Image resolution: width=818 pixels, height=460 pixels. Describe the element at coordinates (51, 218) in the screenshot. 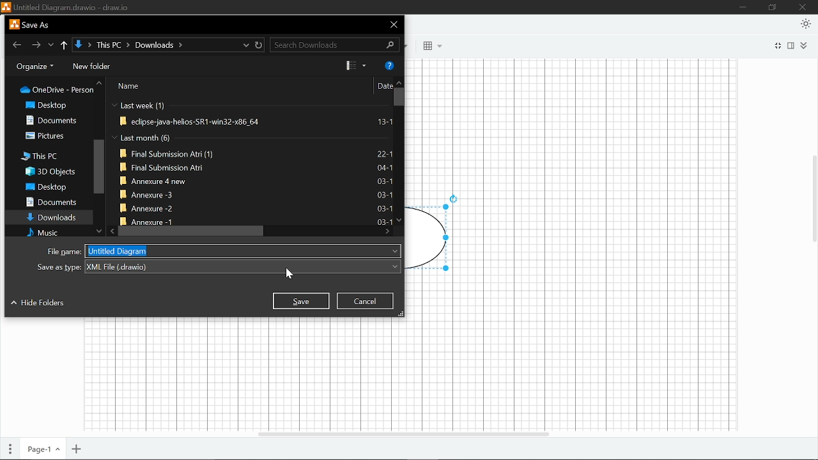

I see `Downloads` at that location.